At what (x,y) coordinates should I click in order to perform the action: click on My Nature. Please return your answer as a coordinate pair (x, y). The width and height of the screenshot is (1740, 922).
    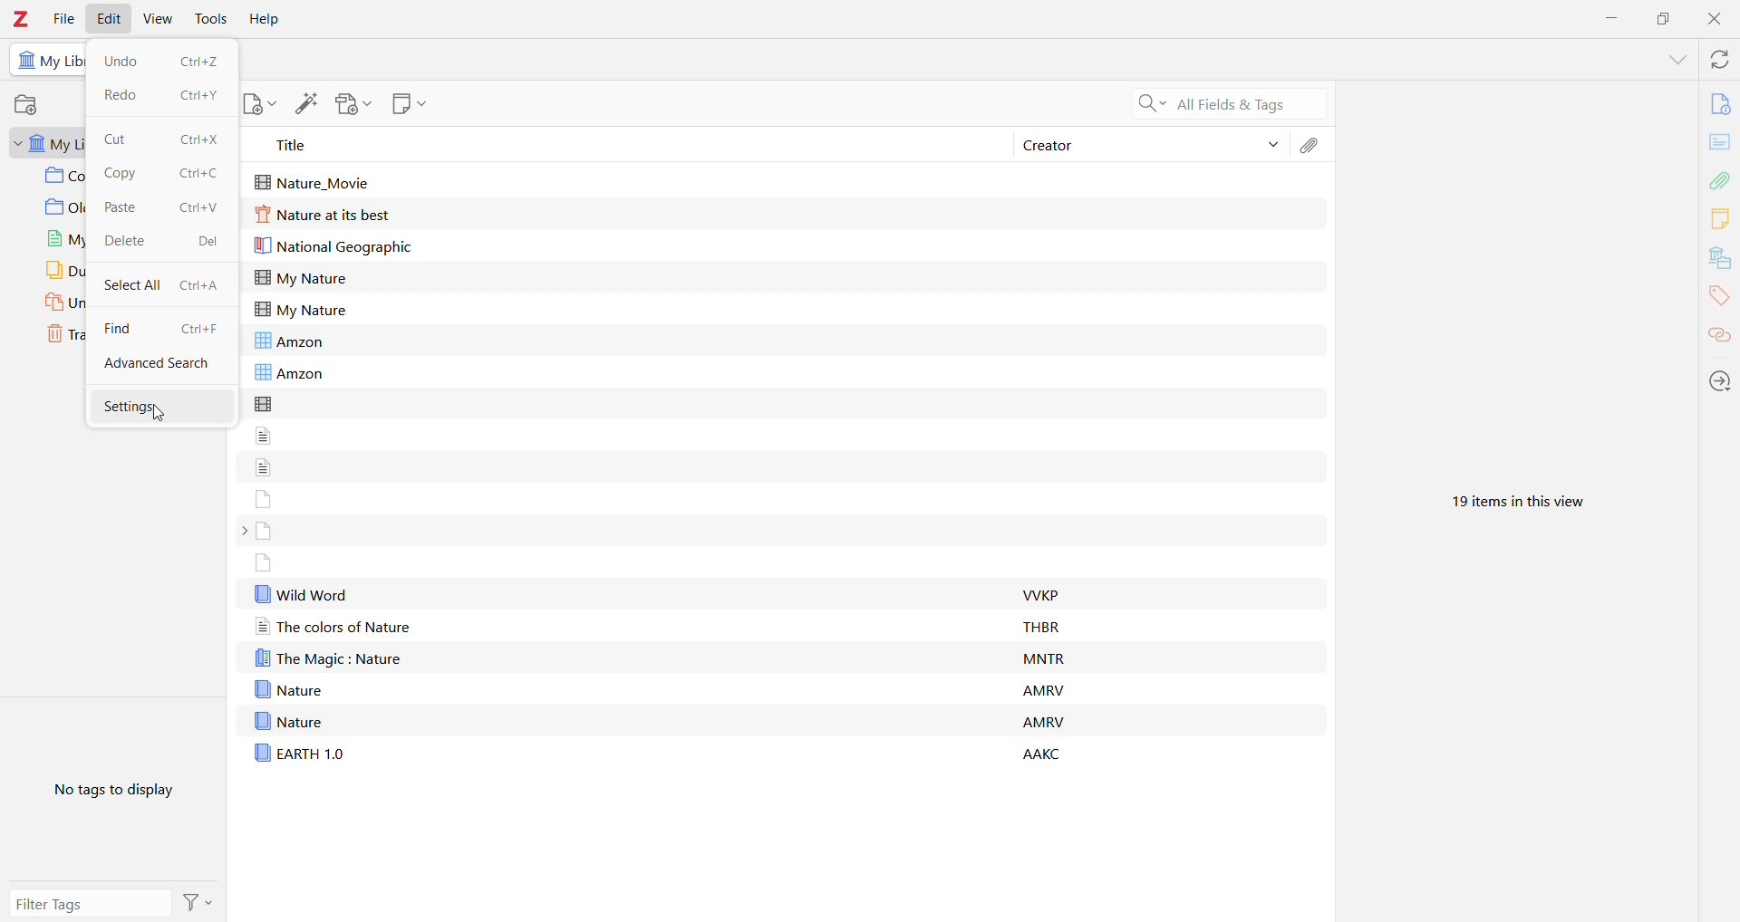
    Looking at the image, I should click on (301, 310).